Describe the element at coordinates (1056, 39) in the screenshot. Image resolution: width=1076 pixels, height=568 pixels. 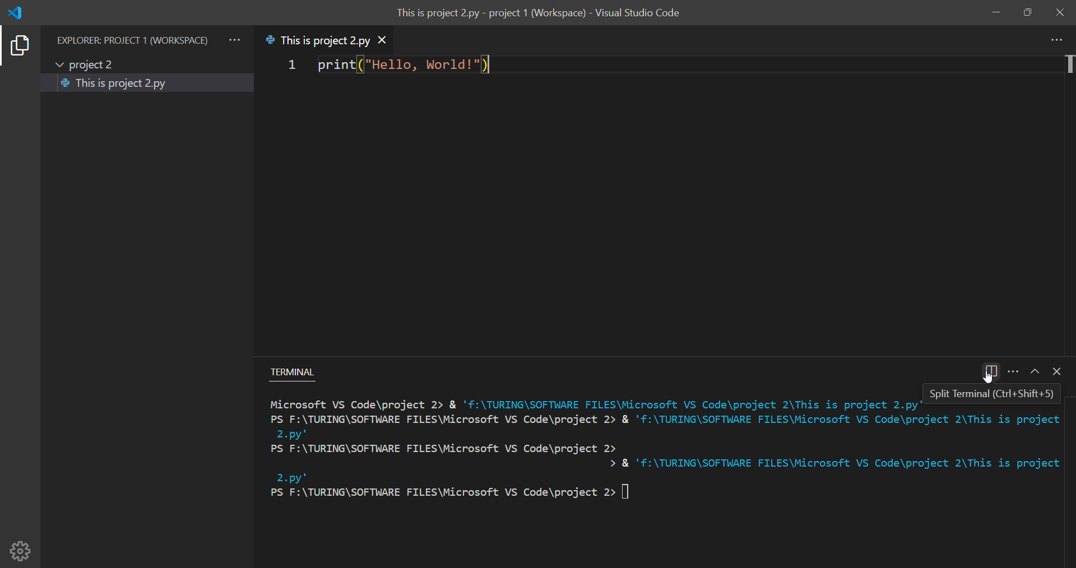
I see `more` at that location.